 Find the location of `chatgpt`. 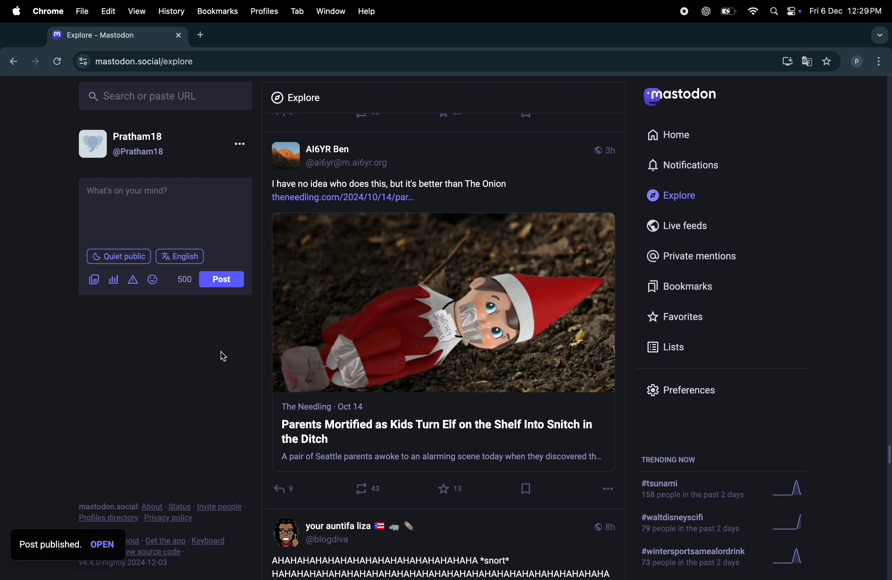

chatgpt is located at coordinates (705, 11).